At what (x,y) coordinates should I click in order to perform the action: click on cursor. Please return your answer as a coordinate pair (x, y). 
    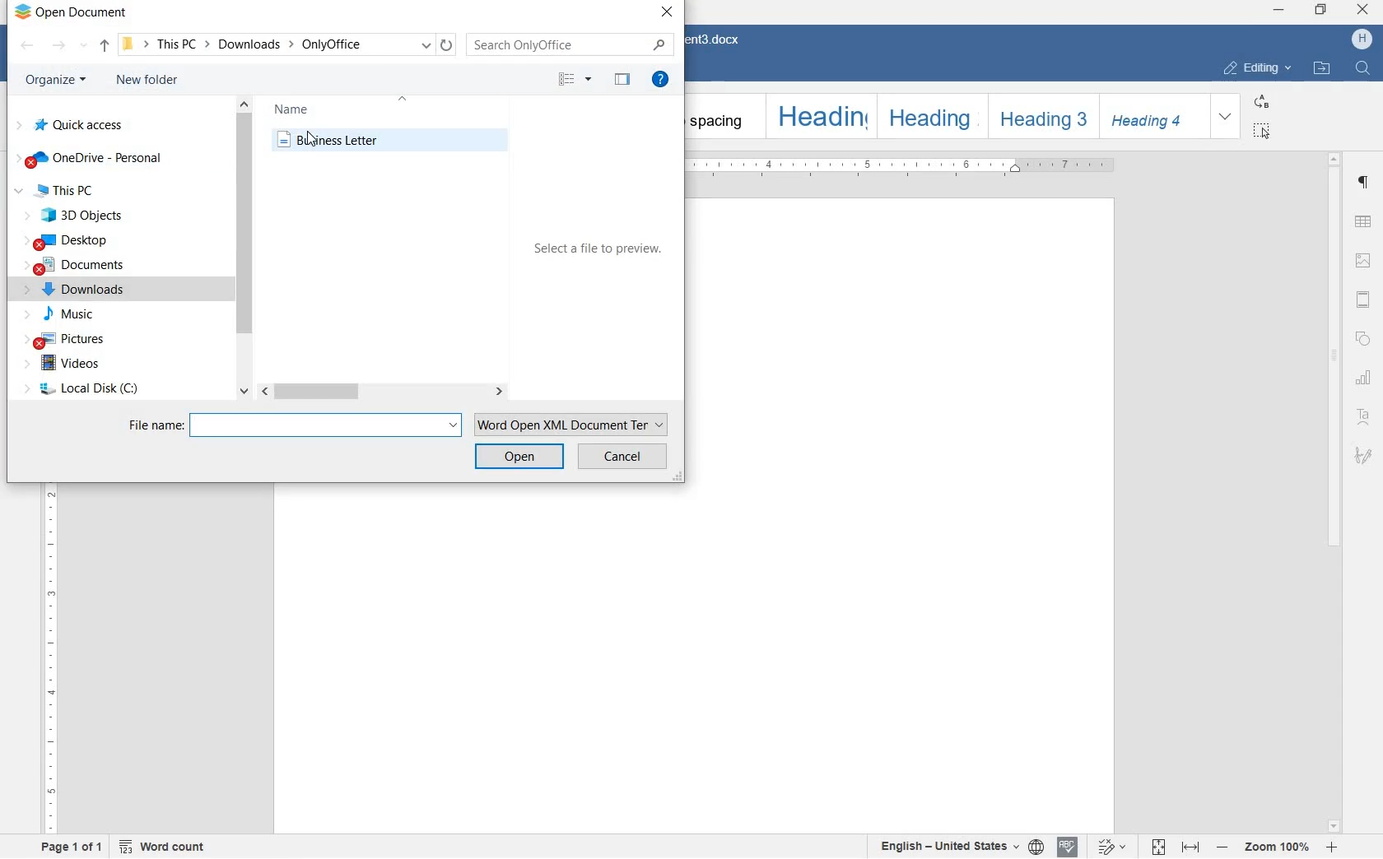
    Looking at the image, I should click on (311, 139).